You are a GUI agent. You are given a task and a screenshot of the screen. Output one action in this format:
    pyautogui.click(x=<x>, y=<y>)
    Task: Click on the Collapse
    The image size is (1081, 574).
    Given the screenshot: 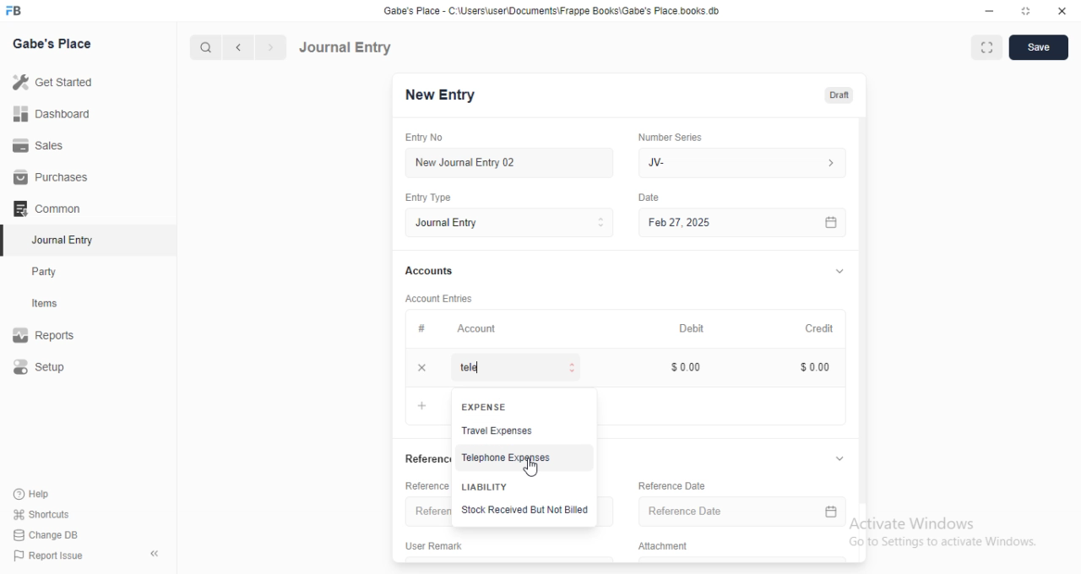 What is the action you would take?
    pyautogui.click(x=155, y=554)
    